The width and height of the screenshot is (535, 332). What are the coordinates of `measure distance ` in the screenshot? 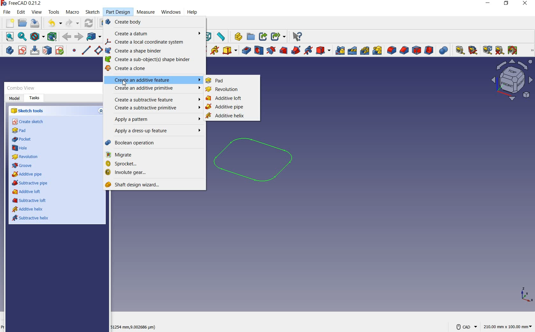 It's located at (222, 36).